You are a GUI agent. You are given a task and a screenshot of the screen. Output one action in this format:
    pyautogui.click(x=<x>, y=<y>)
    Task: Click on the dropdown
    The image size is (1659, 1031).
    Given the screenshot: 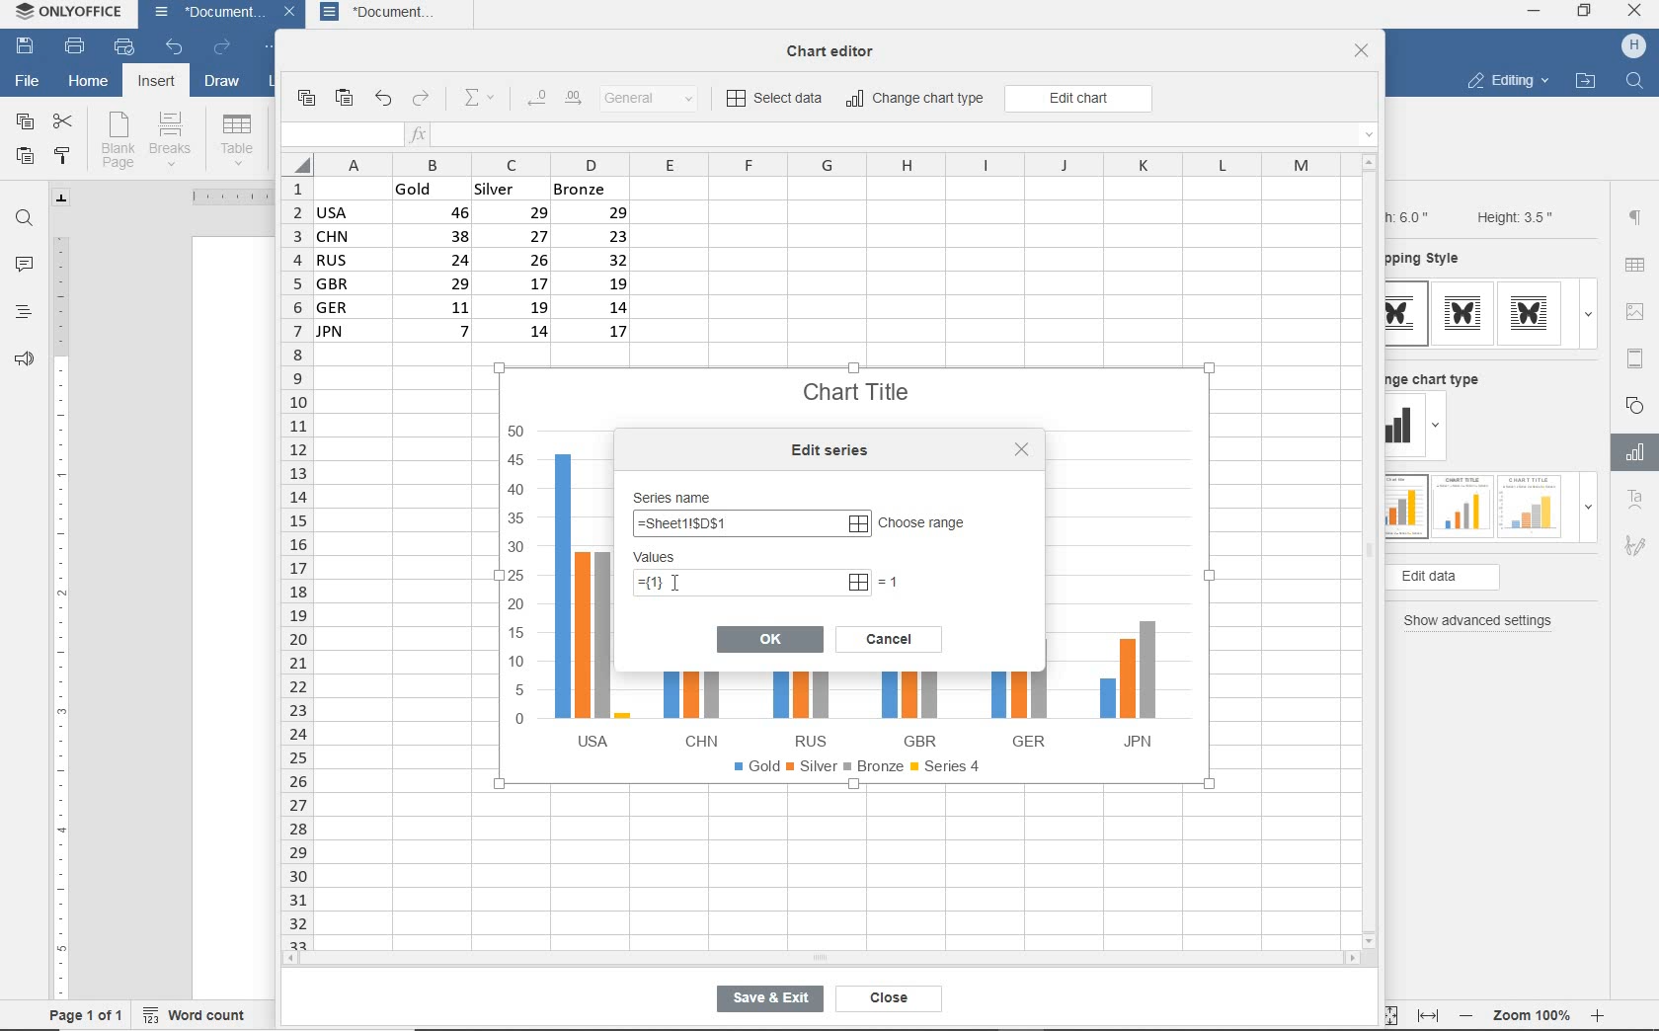 What is the action you would take?
    pyautogui.click(x=1588, y=314)
    